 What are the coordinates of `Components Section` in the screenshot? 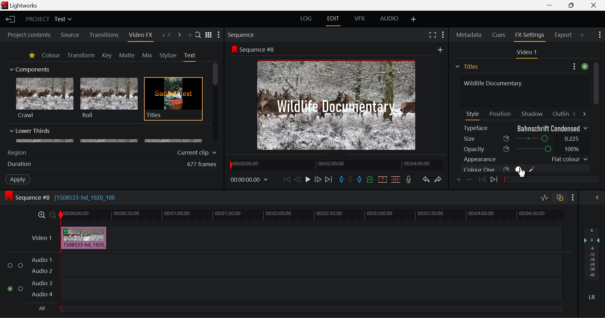 It's located at (29, 68).